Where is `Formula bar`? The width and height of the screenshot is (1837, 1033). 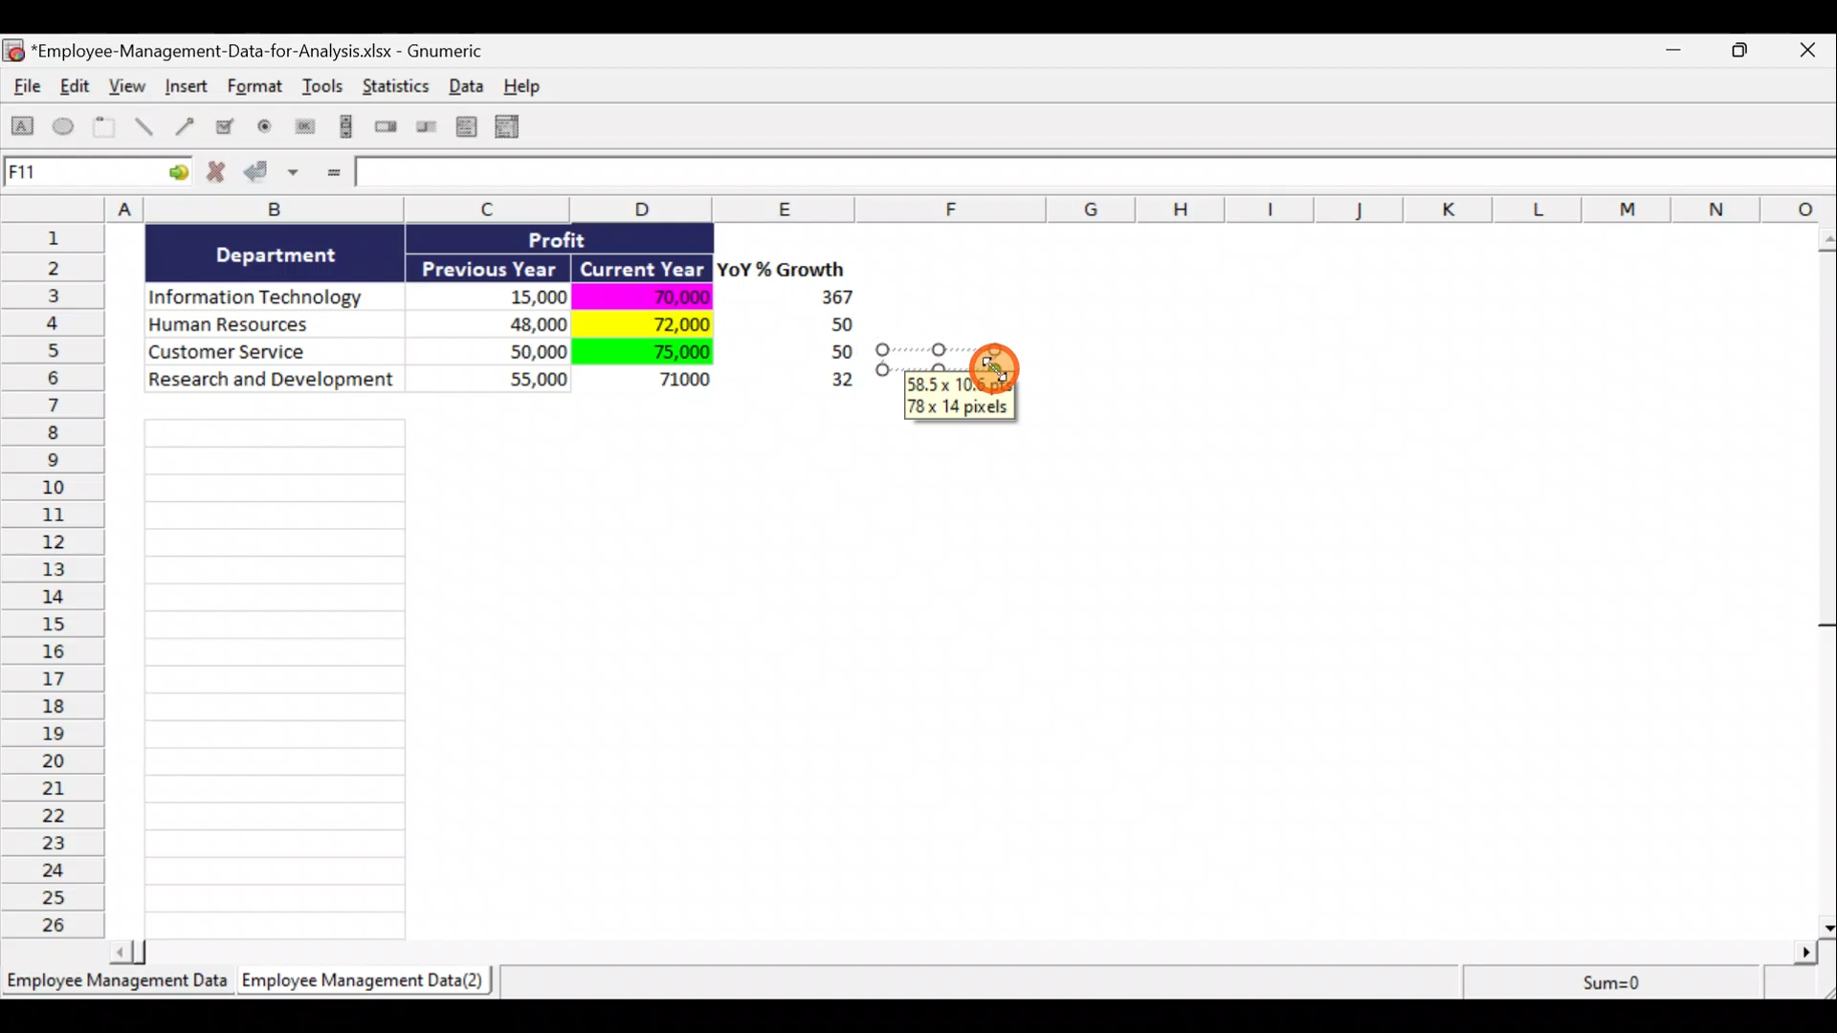
Formula bar is located at coordinates (1097, 176).